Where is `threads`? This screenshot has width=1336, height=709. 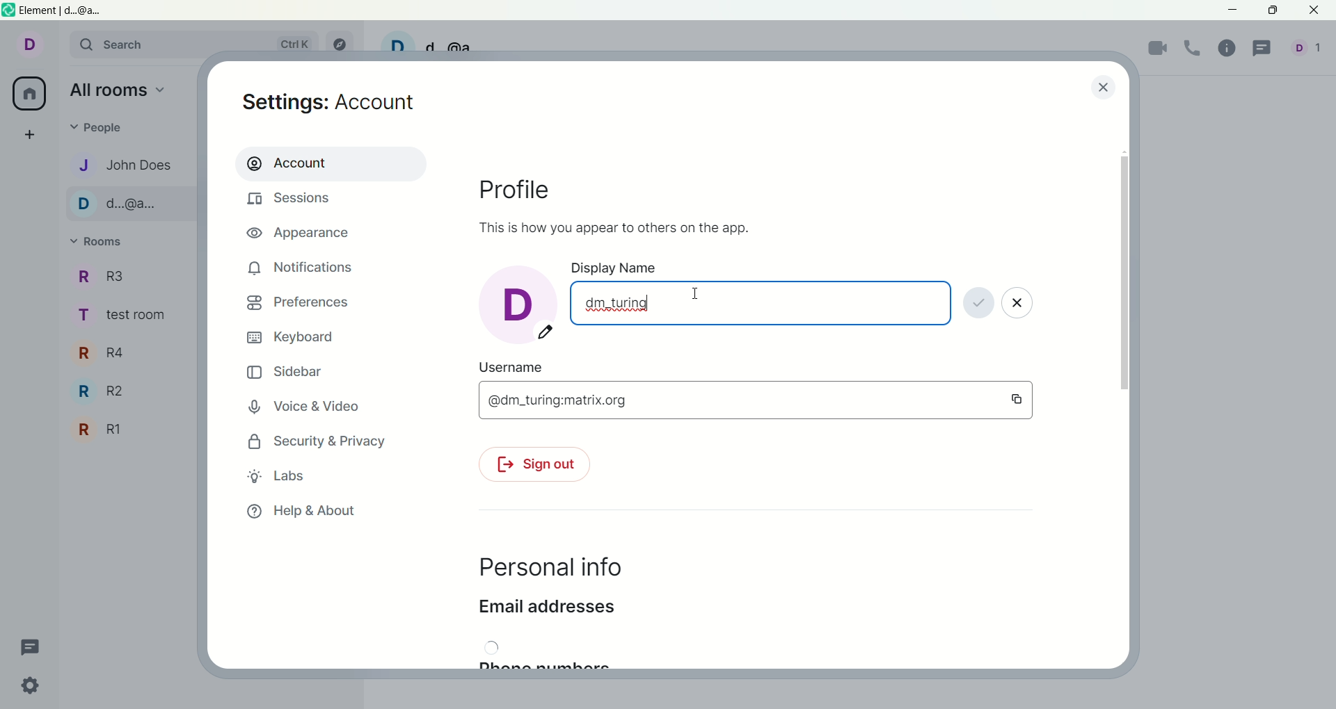 threads is located at coordinates (1264, 49).